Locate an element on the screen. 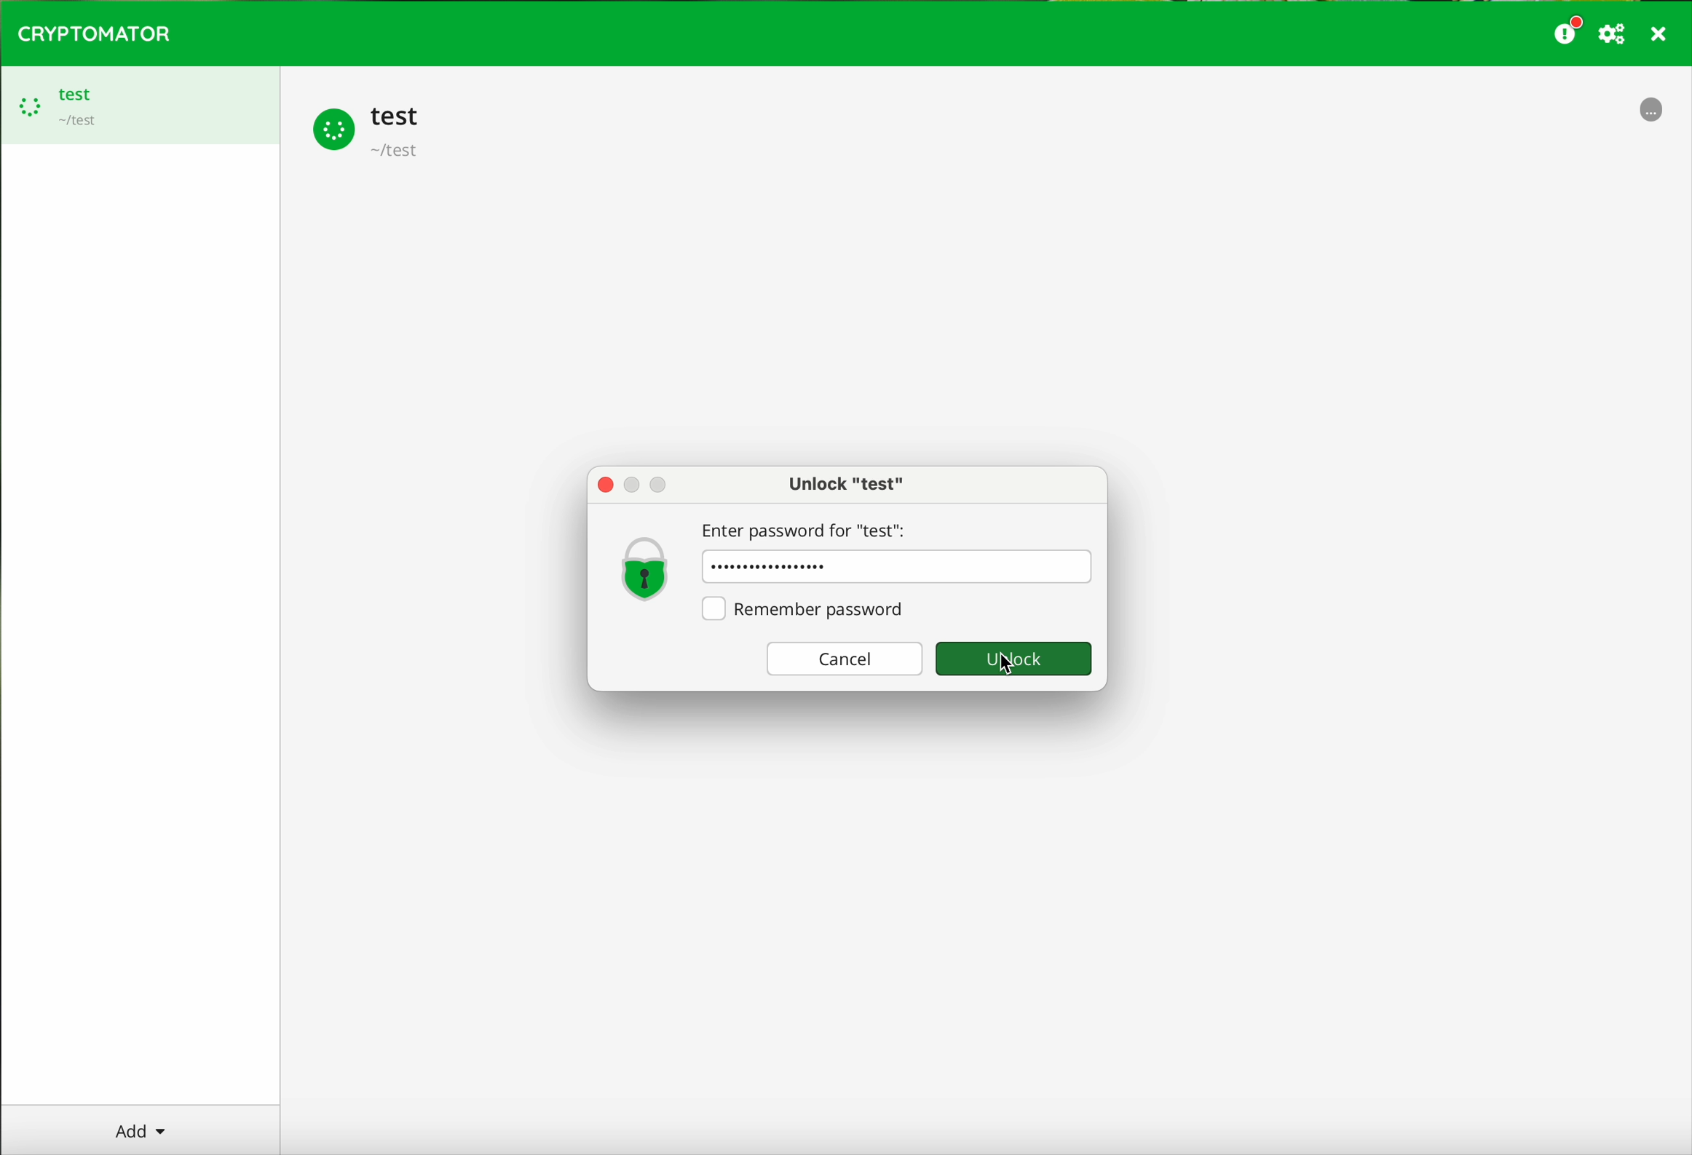 Image resolution: width=1692 pixels, height=1155 pixels. password is located at coordinates (898, 567).